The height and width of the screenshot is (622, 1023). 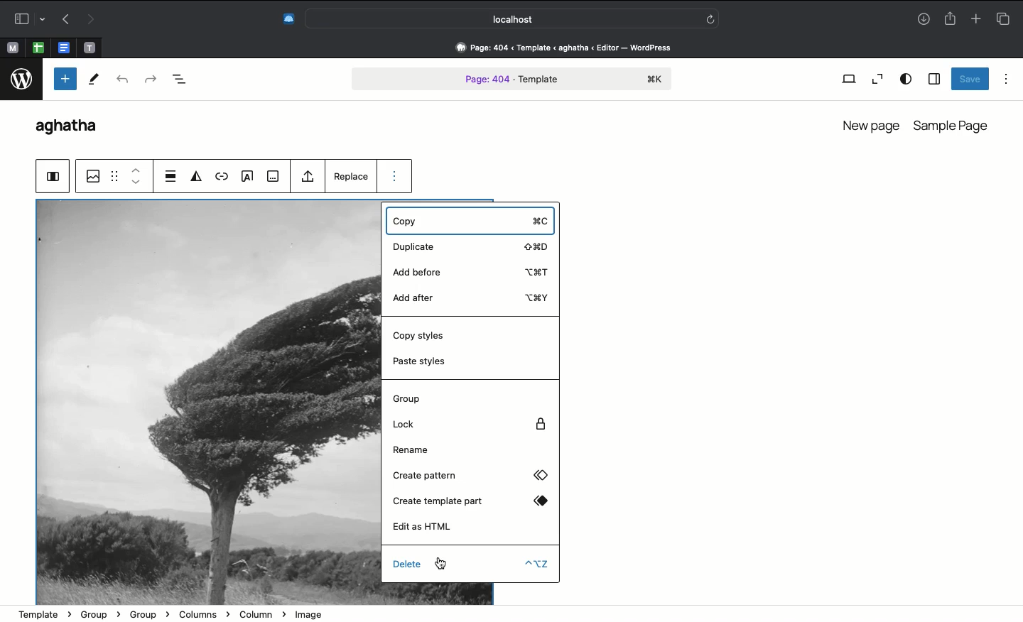 What do you see at coordinates (171, 178) in the screenshot?
I see `Align` at bounding box center [171, 178].